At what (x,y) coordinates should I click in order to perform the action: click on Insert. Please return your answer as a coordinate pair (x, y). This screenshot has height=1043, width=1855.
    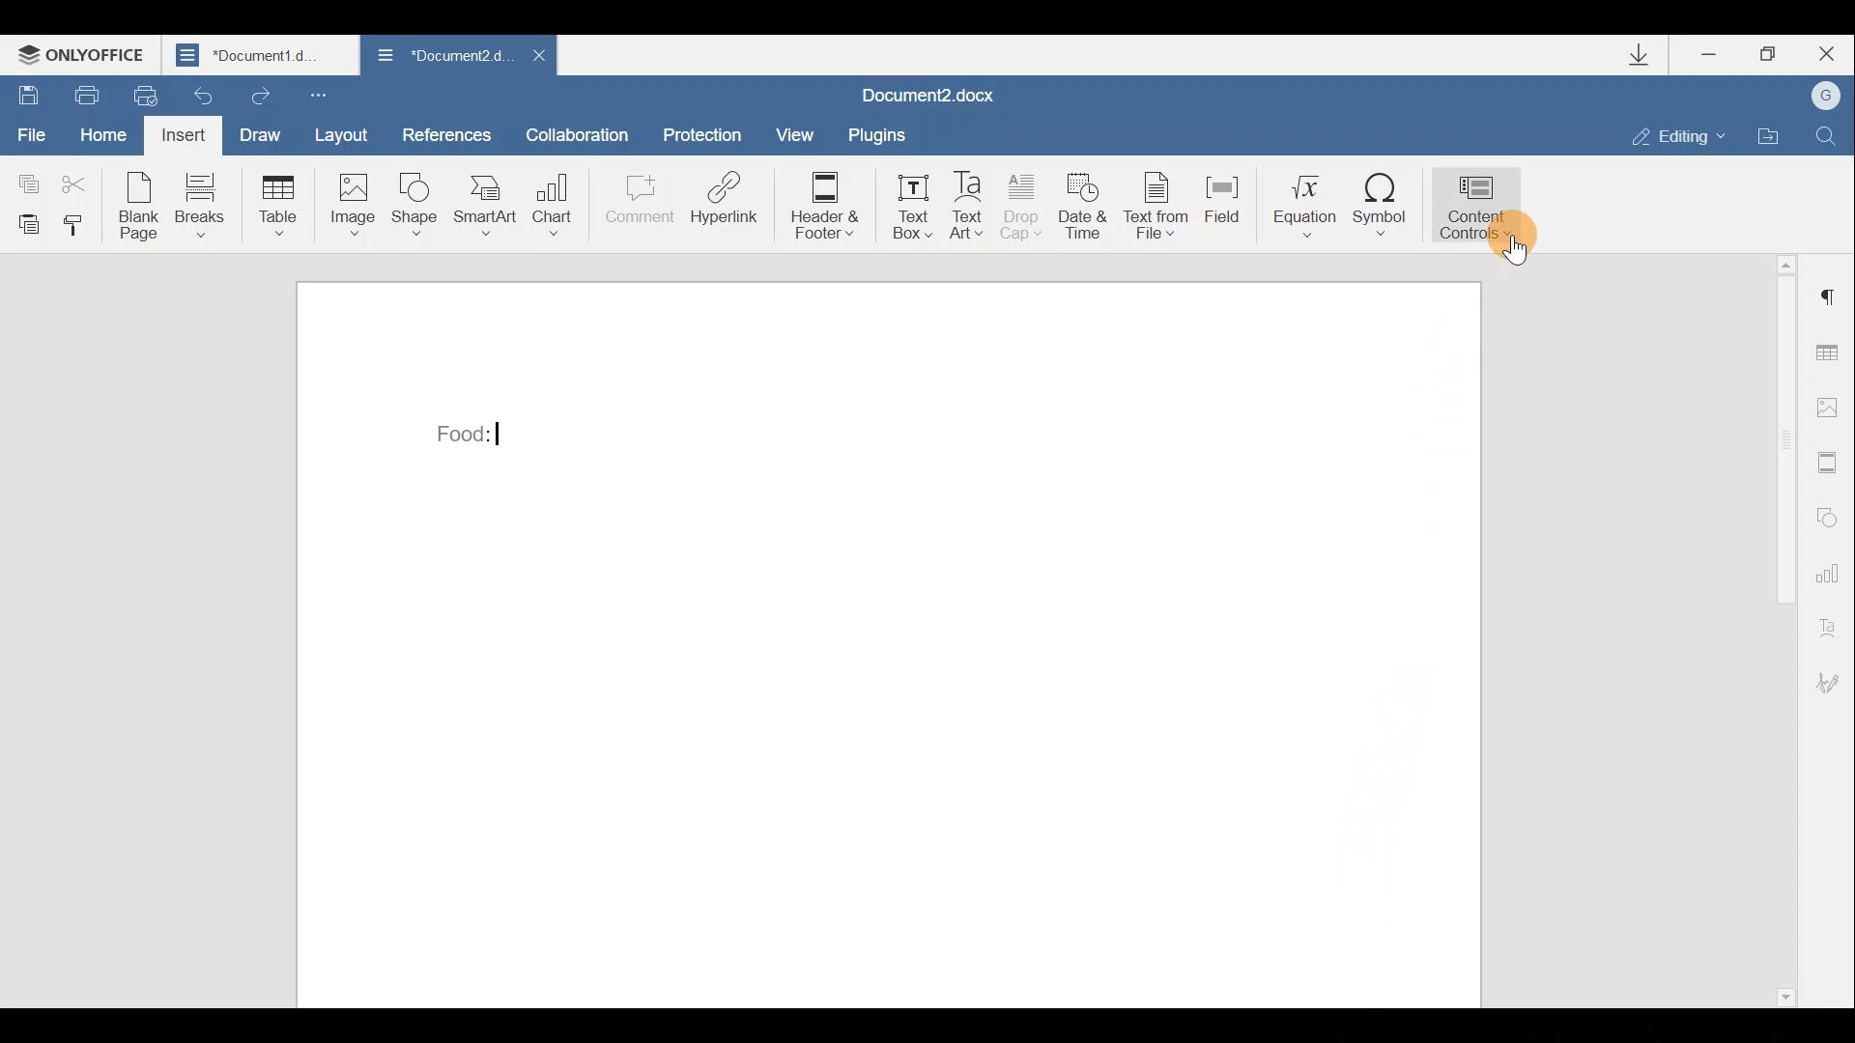
    Looking at the image, I should click on (185, 139).